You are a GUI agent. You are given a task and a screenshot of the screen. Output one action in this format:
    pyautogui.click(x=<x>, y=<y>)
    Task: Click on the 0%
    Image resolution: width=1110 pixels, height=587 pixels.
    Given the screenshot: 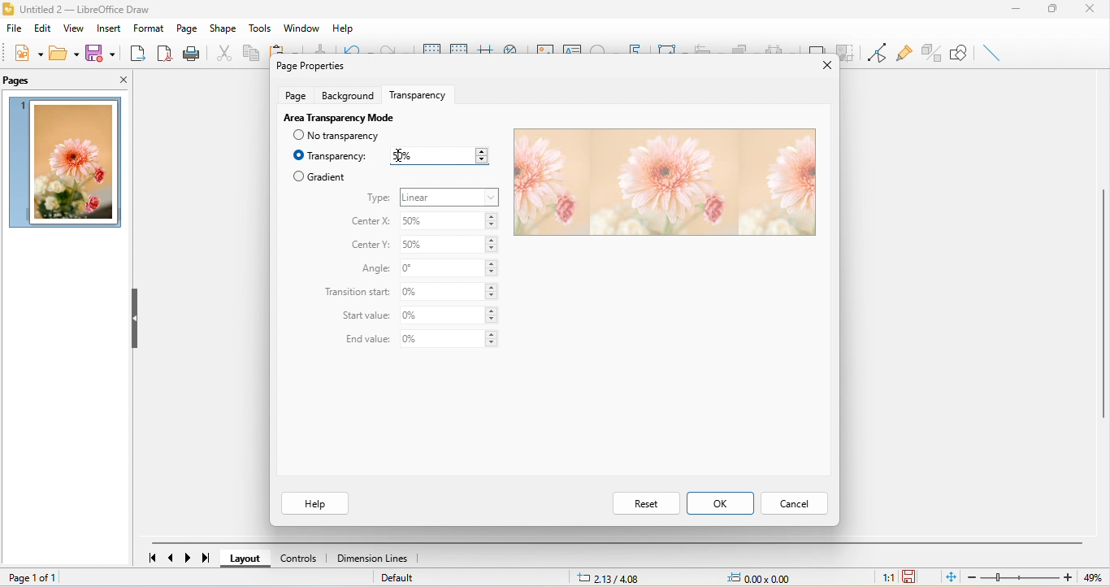 What is the action you would take?
    pyautogui.click(x=449, y=315)
    